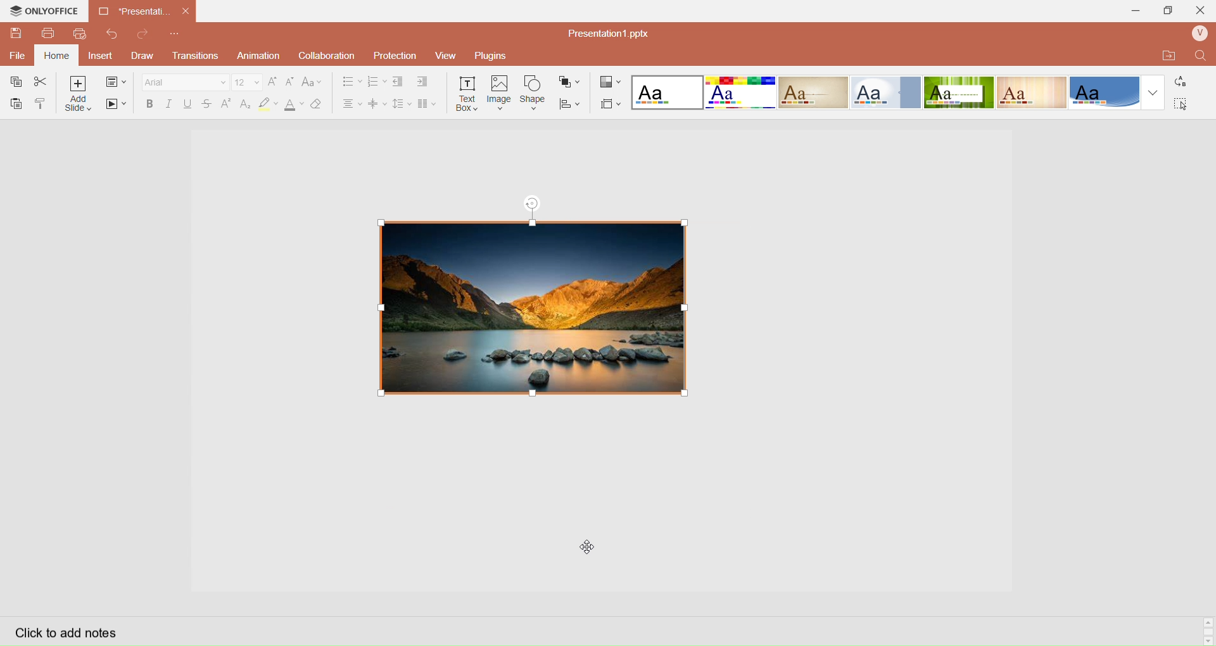  Describe the element at coordinates (260, 56) in the screenshot. I see `Animation` at that location.